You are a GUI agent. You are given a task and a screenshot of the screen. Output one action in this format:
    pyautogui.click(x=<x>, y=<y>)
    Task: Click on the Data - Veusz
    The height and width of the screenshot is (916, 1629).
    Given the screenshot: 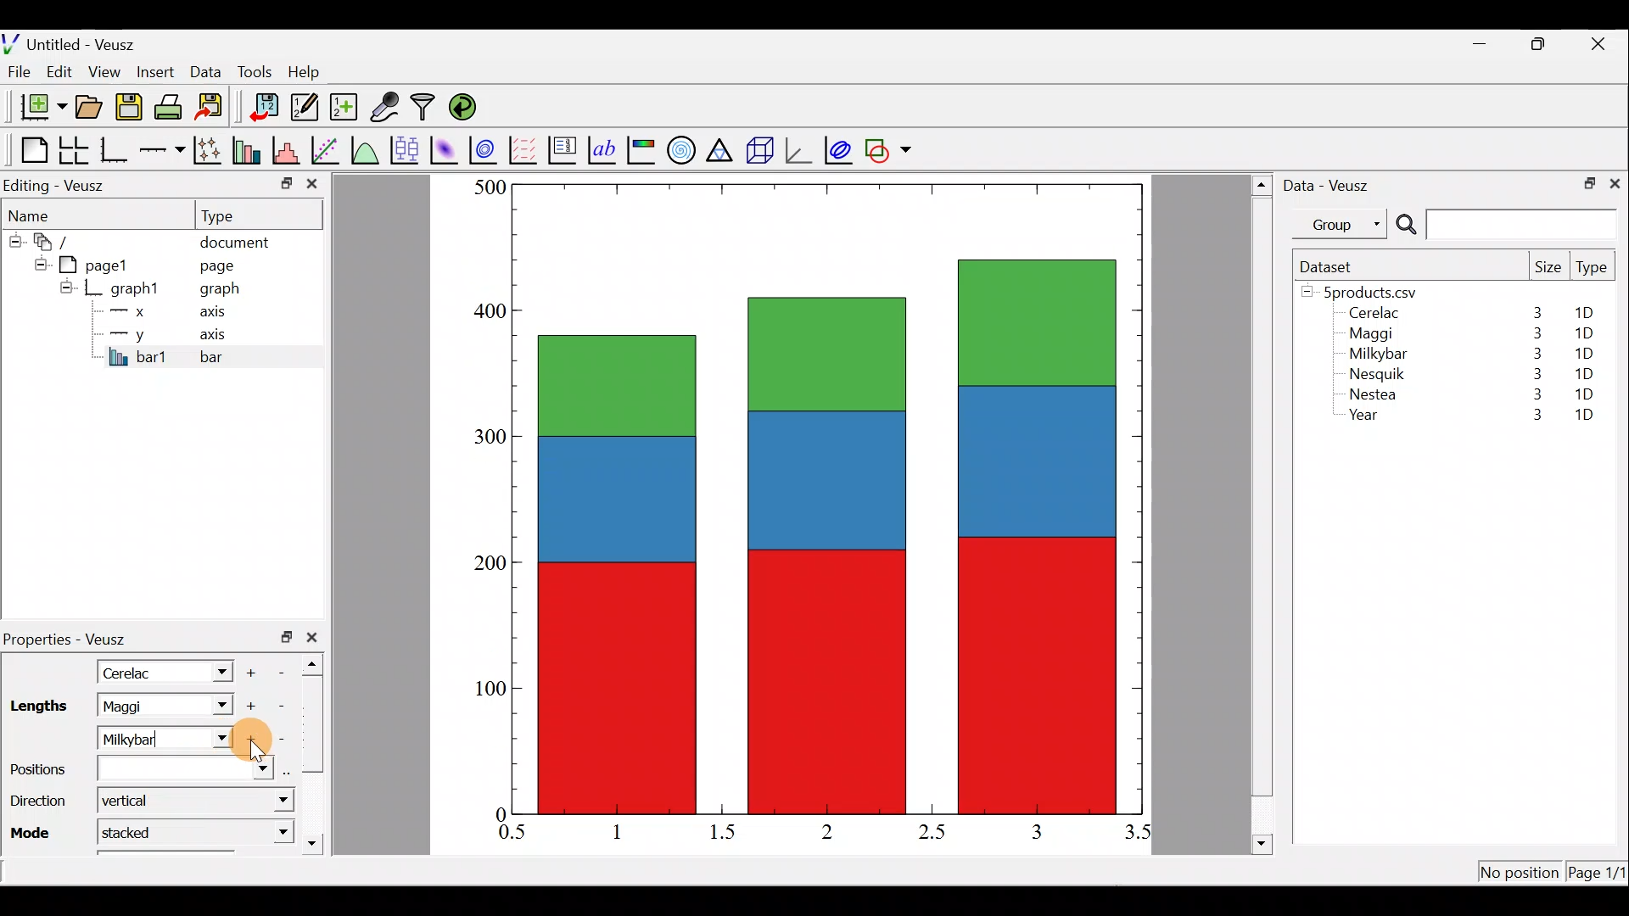 What is the action you would take?
    pyautogui.click(x=1330, y=183)
    